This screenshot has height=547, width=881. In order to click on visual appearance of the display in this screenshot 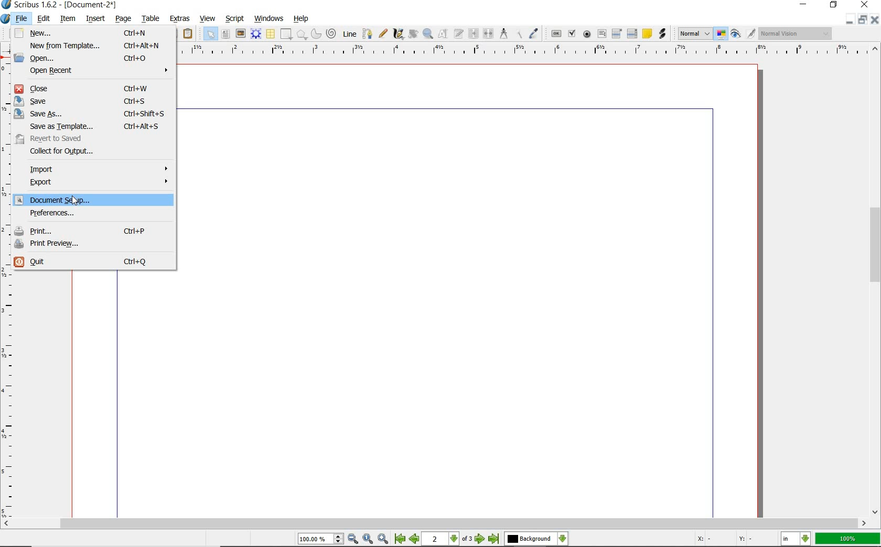, I will do `click(797, 34)`.